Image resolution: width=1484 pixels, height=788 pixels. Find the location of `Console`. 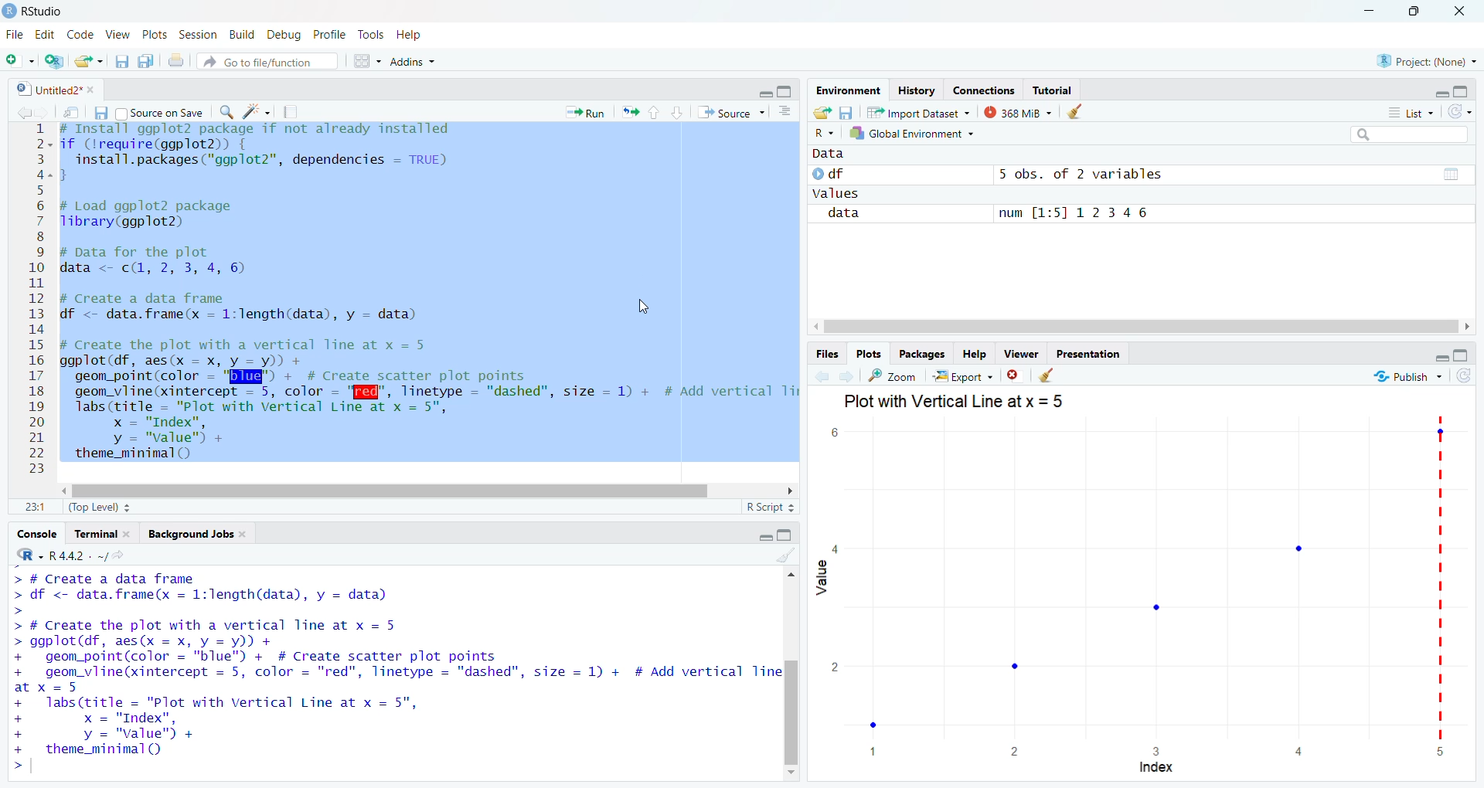

Console is located at coordinates (39, 532).